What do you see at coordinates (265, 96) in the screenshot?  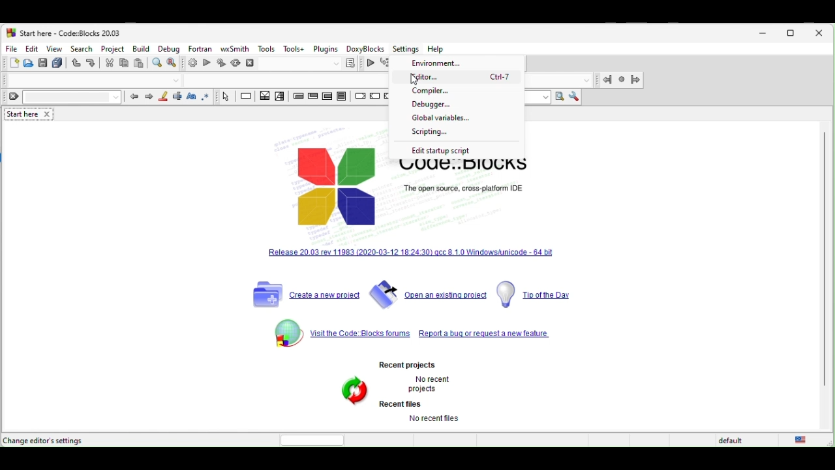 I see `decision` at bounding box center [265, 96].